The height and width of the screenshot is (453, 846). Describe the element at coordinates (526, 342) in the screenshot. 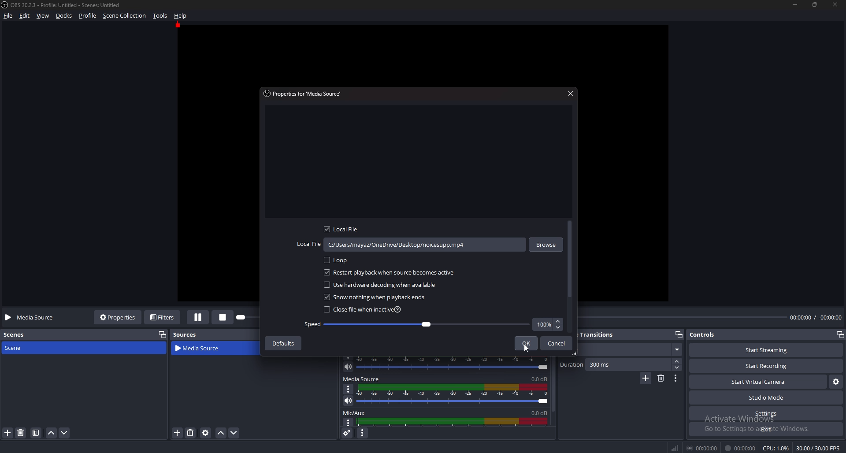

I see `ok` at that location.